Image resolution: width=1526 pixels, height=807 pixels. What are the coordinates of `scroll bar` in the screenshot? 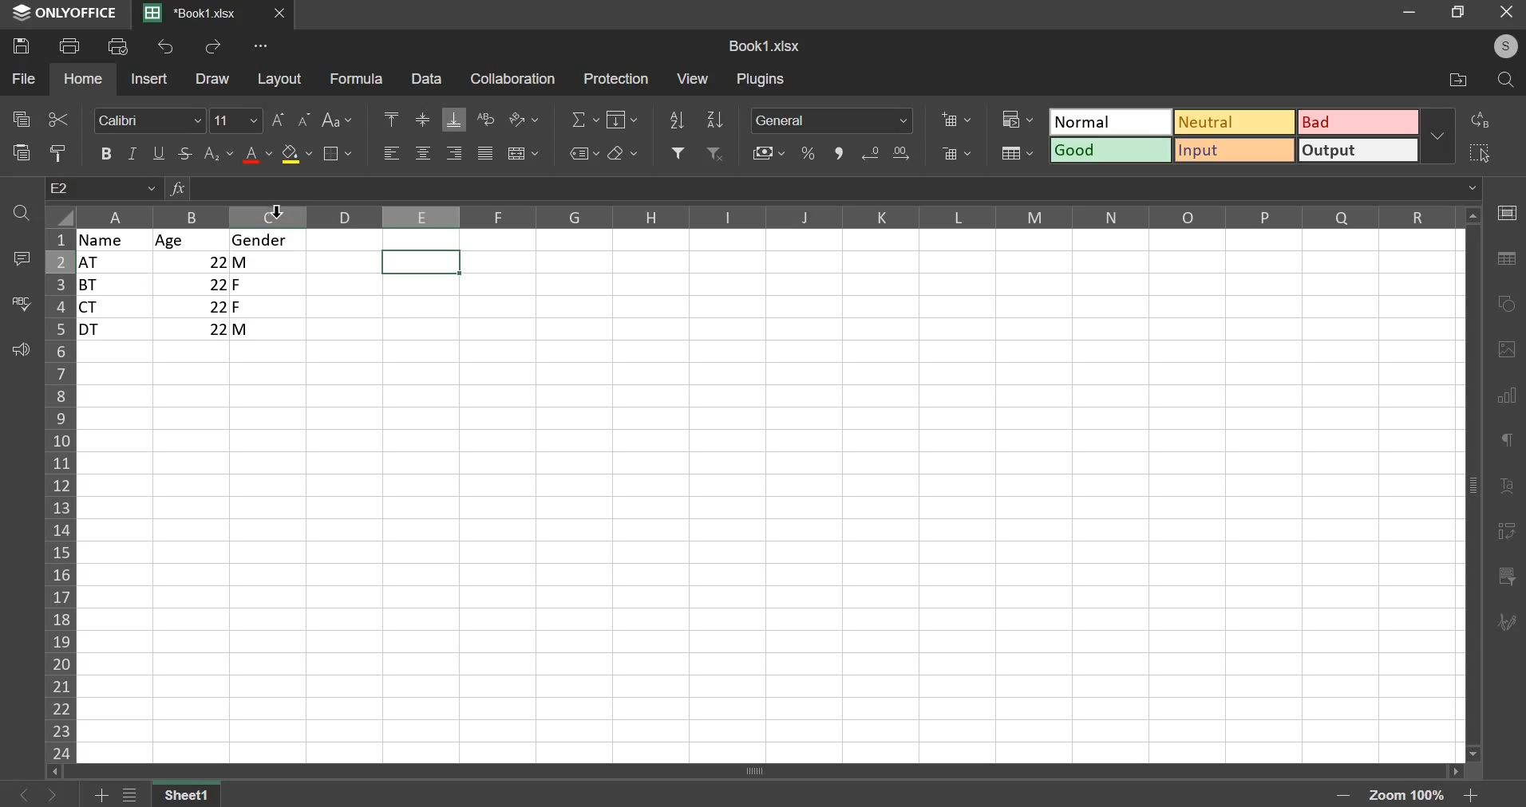 It's located at (1475, 486).